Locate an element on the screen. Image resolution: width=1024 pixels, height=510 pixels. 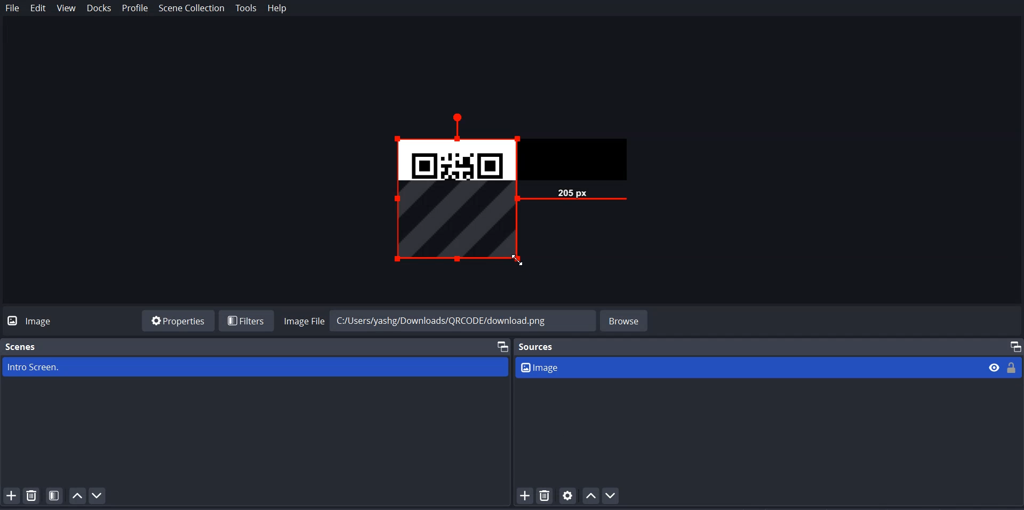
Filters is located at coordinates (246, 320).